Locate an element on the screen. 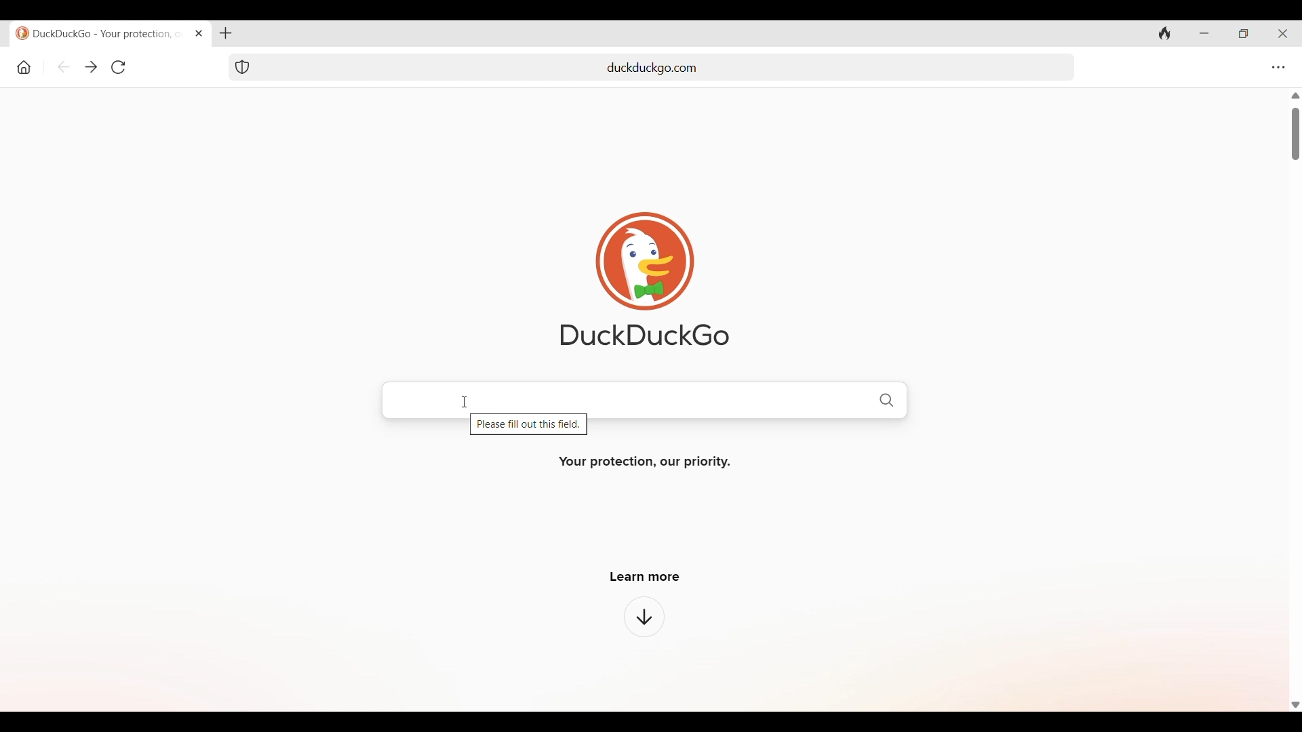  Please fill out this field. is located at coordinates (529, 427).